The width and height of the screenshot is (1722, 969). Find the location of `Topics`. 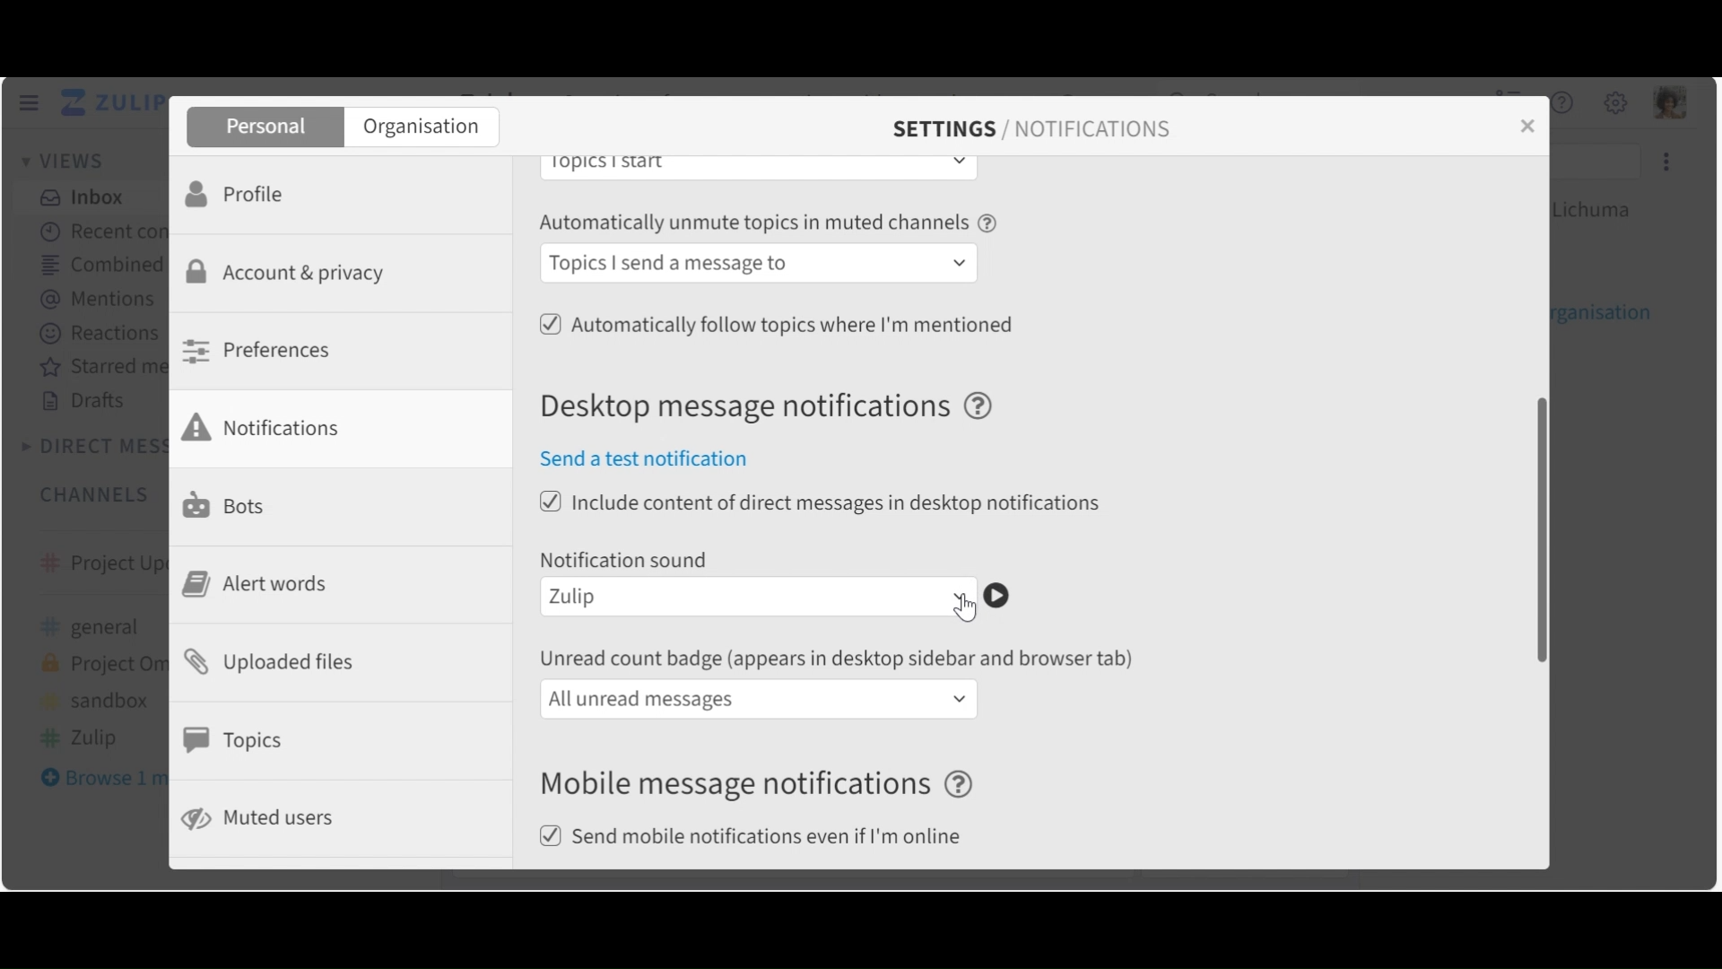

Topics is located at coordinates (239, 740).